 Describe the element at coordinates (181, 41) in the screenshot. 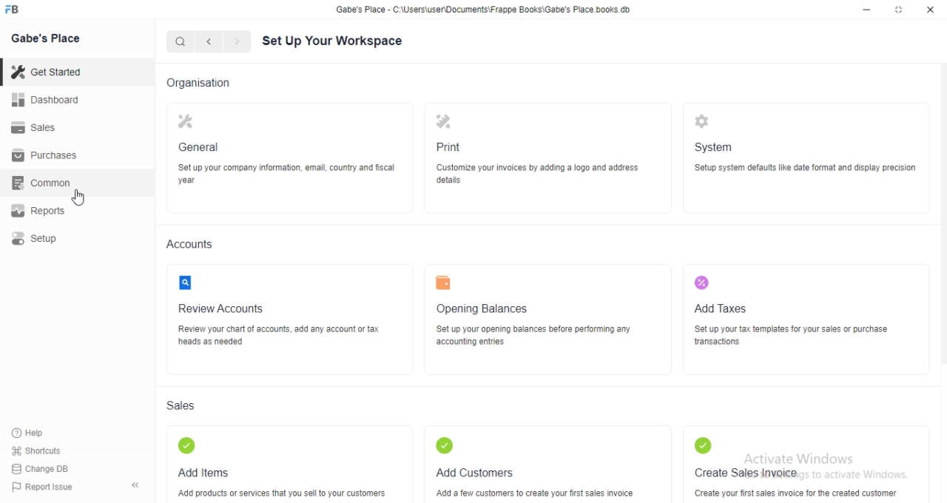

I see `search` at that location.